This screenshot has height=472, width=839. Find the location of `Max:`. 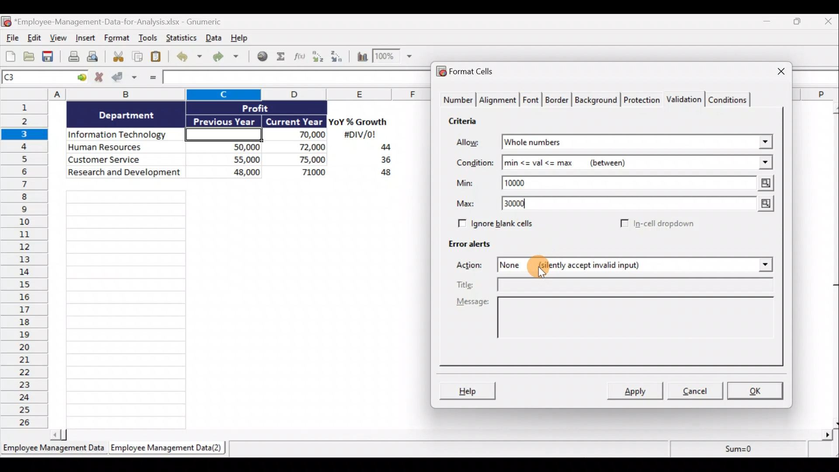

Max: is located at coordinates (466, 205).